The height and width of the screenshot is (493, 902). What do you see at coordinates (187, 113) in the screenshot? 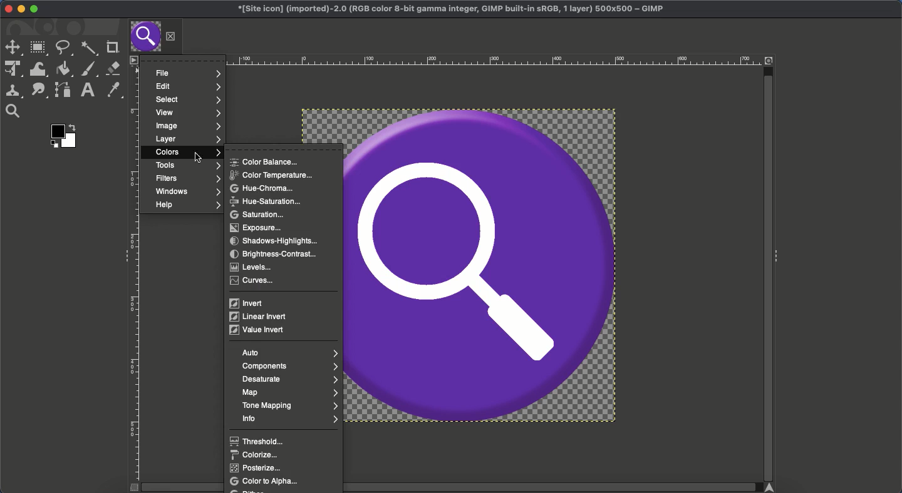
I see `View` at bounding box center [187, 113].